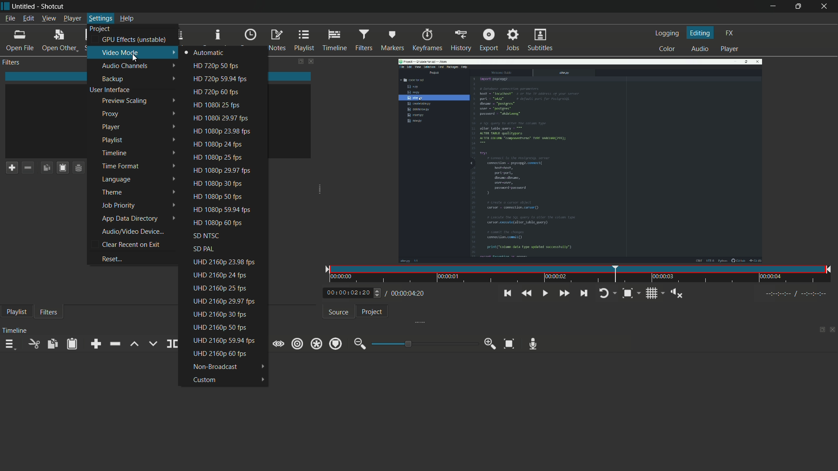 This screenshot has width=838, height=471. Describe the element at coordinates (62, 167) in the screenshot. I see `paste filters` at that location.